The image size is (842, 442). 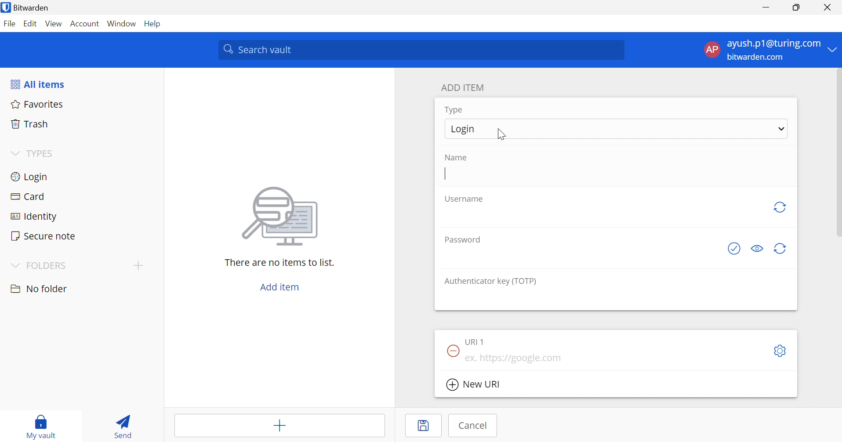 I want to click on Typing Cursor, so click(x=444, y=174).